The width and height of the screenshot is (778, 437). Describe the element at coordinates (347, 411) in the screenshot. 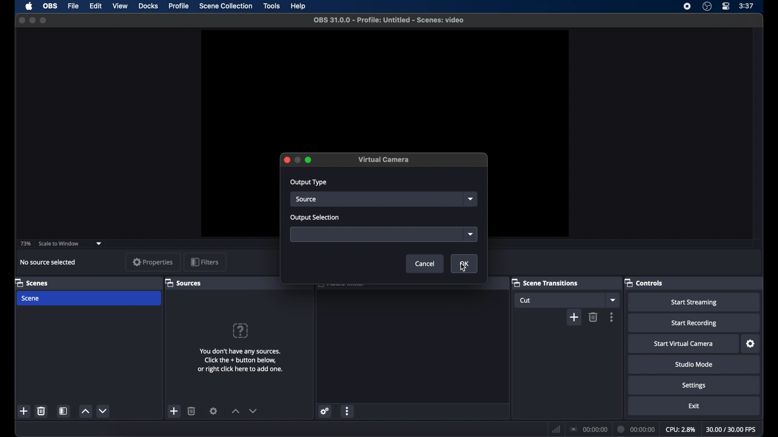

I see `more options` at that location.